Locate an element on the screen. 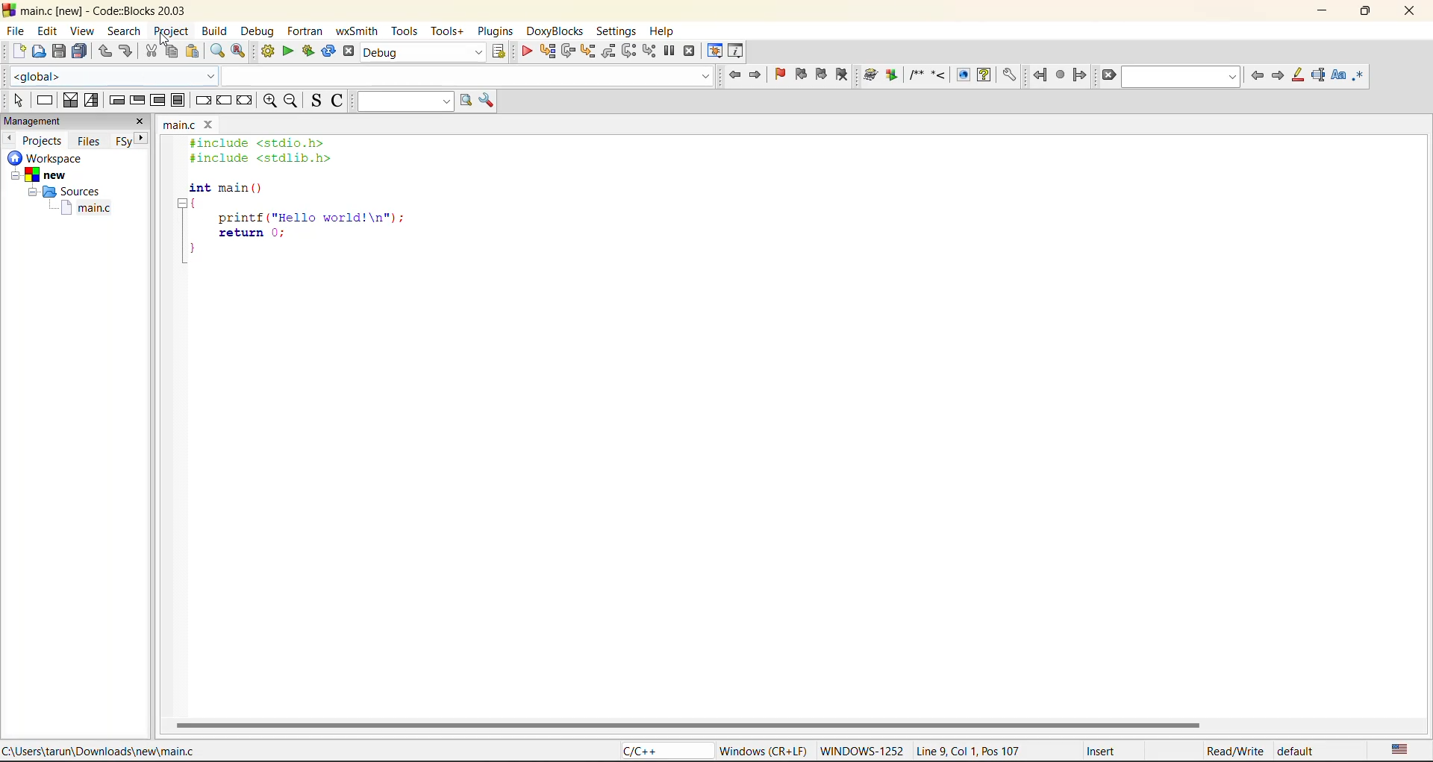 The image size is (1433, 762). entry condition loop is located at coordinates (116, 101).